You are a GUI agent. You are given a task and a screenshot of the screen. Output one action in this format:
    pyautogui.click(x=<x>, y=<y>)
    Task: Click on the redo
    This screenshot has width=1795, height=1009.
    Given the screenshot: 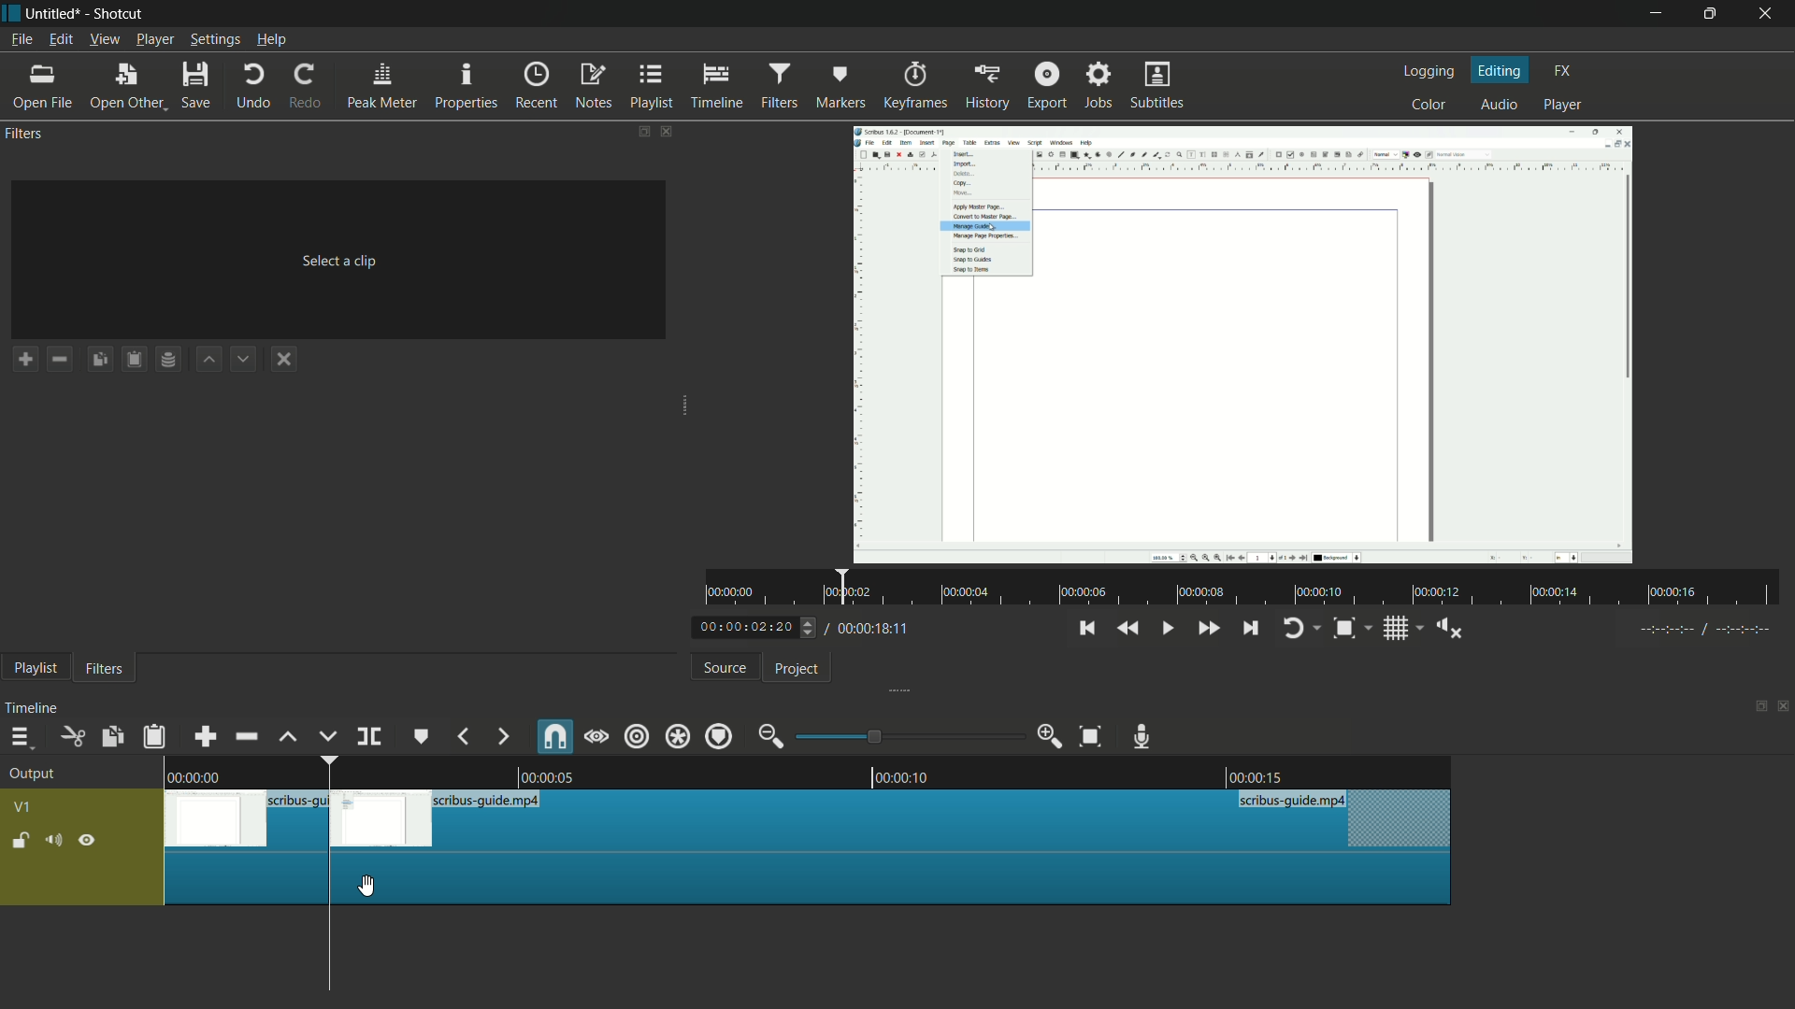 What is the action you would take?
    pyautogui.click(x=307, y=85)
    